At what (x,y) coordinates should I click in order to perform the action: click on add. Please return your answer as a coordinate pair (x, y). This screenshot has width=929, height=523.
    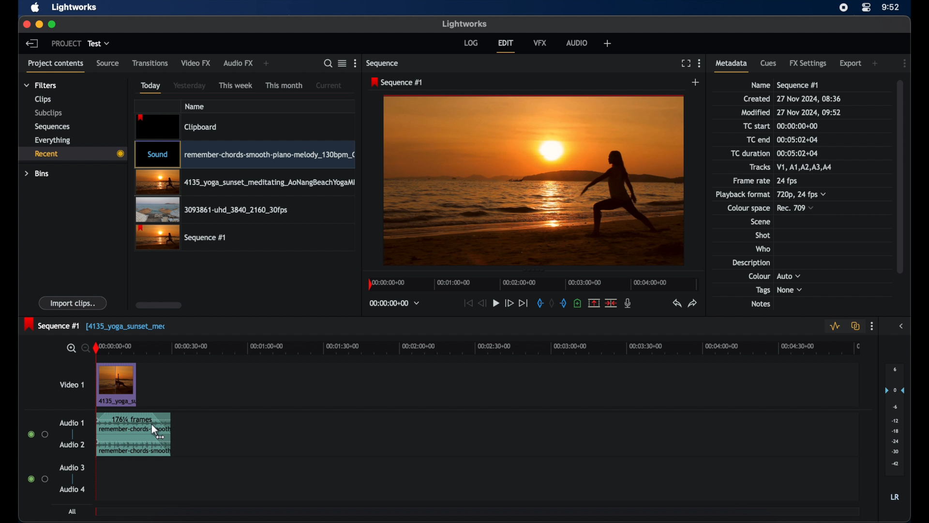
    Looking at the image, I should click on (696, 82).